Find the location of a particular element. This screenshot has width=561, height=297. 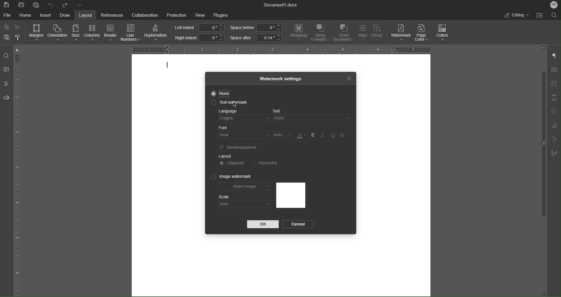

Save is located at coordinates (7, 5).